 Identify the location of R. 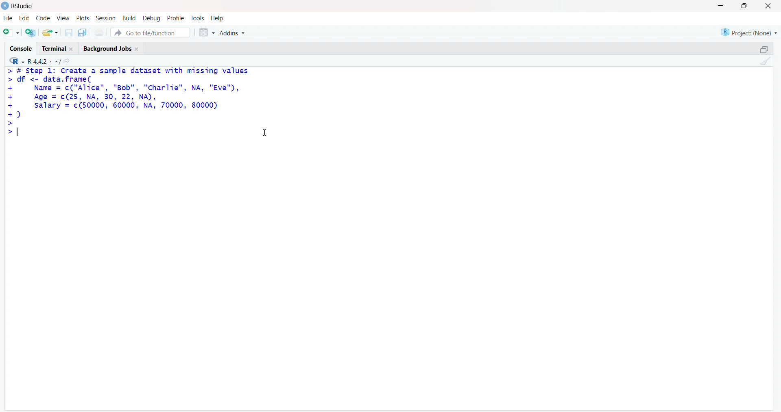
(16, 61).